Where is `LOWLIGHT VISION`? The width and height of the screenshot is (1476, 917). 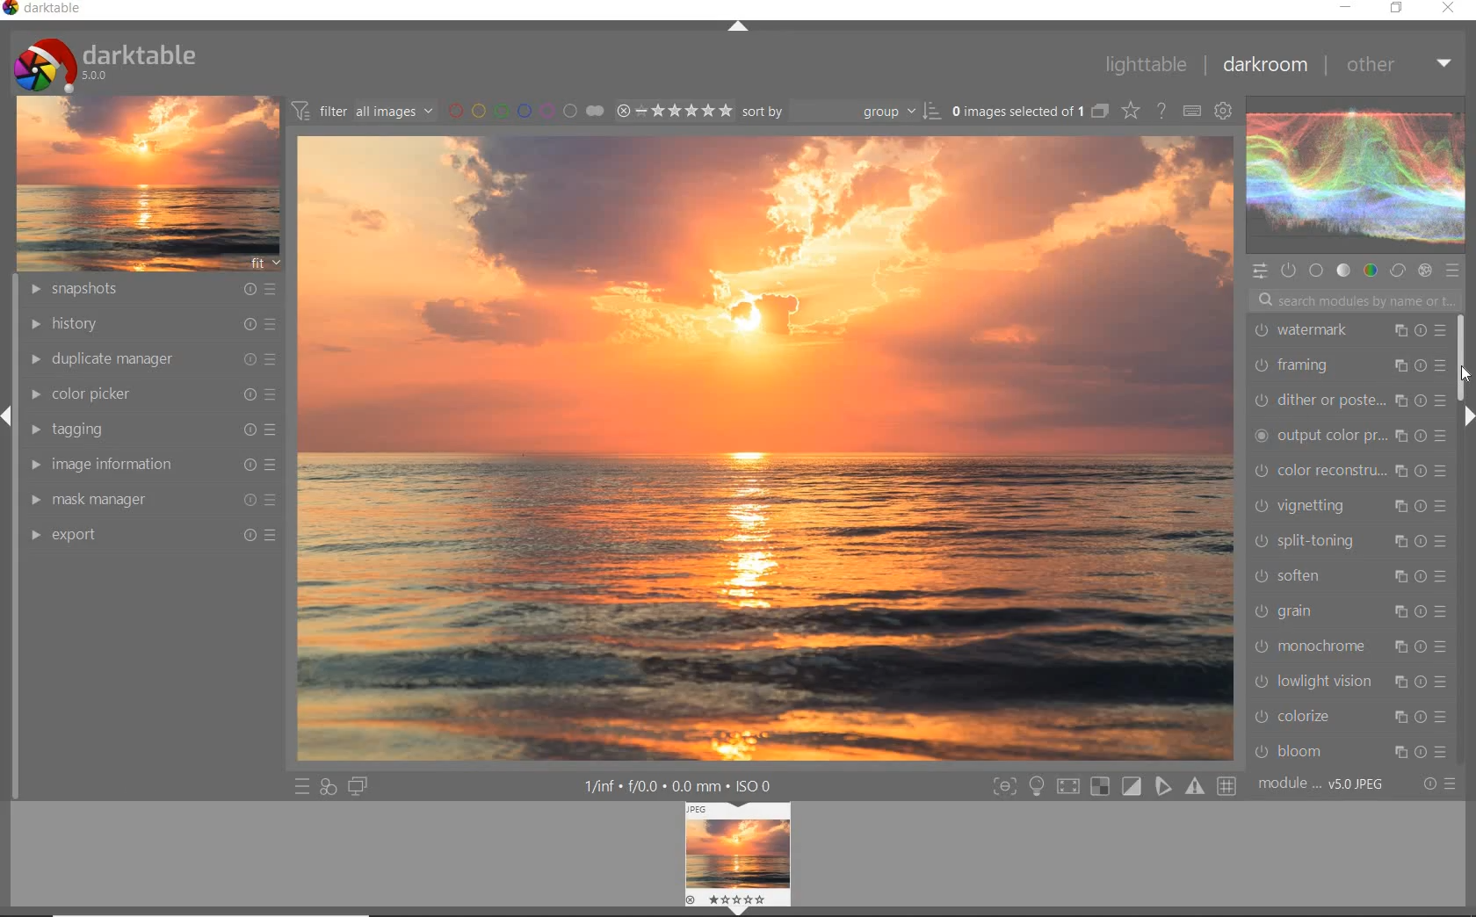 LOWLIGHT VISION is located at coordinates (1349, 680).